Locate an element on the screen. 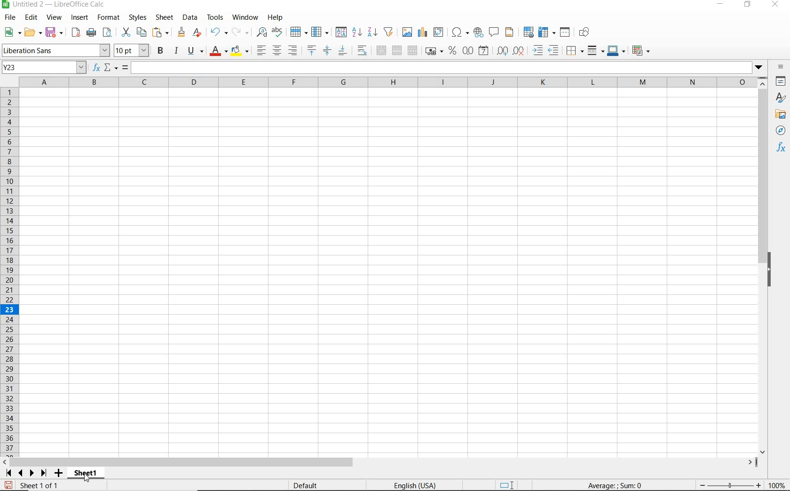 The height and width of the screenshot is (491, 790). ROWS is located at coordinates (10, 270).